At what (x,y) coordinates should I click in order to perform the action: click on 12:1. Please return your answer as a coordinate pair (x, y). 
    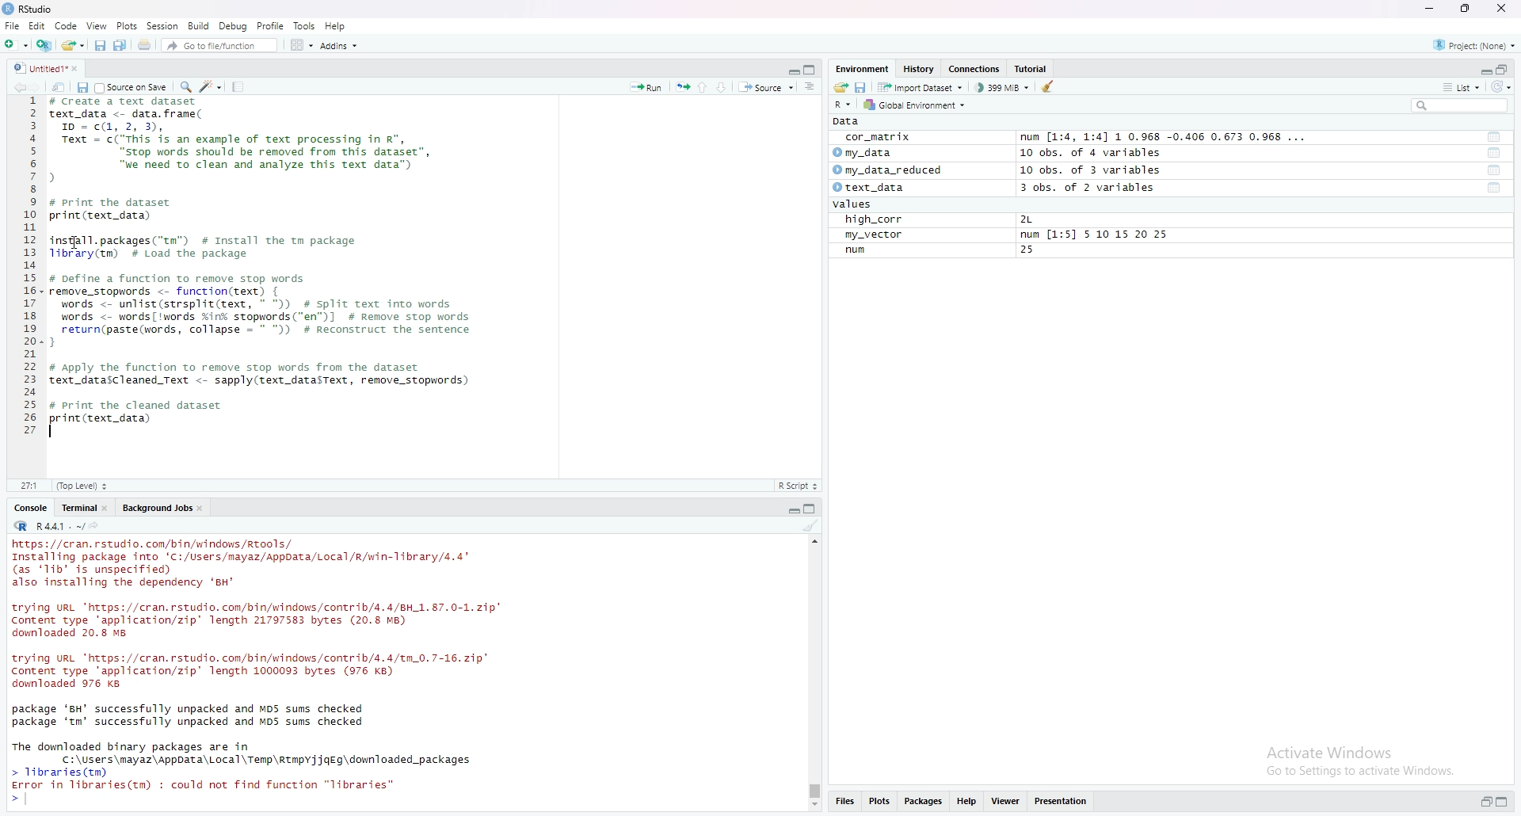
    Looking at the image, I should click on (30, 486).